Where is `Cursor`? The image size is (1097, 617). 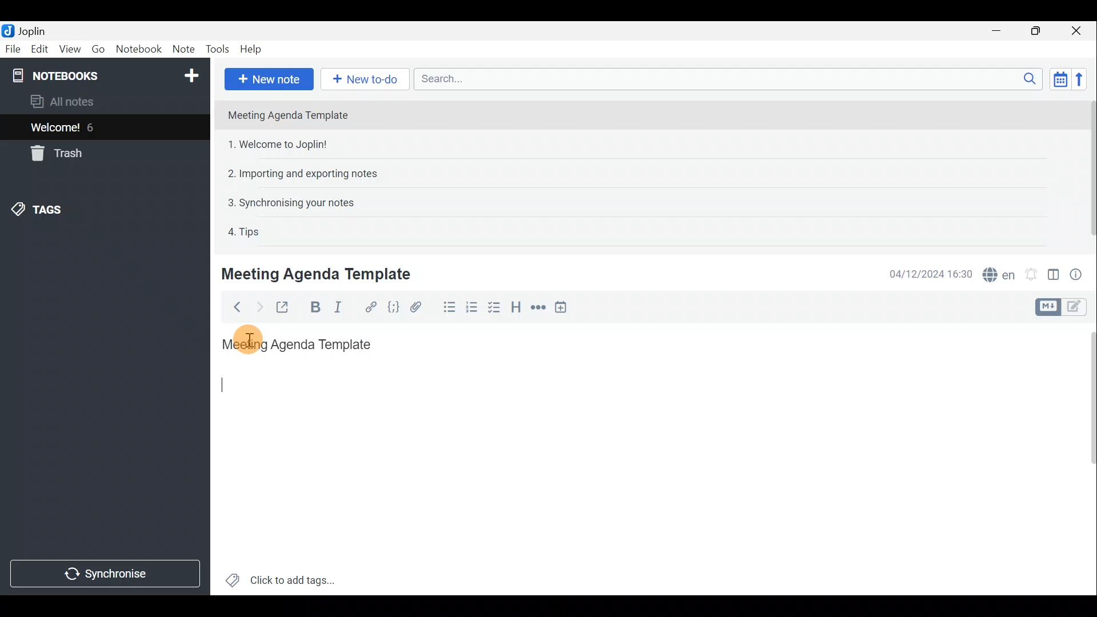 Cursor is located at coordinates (231, 386).